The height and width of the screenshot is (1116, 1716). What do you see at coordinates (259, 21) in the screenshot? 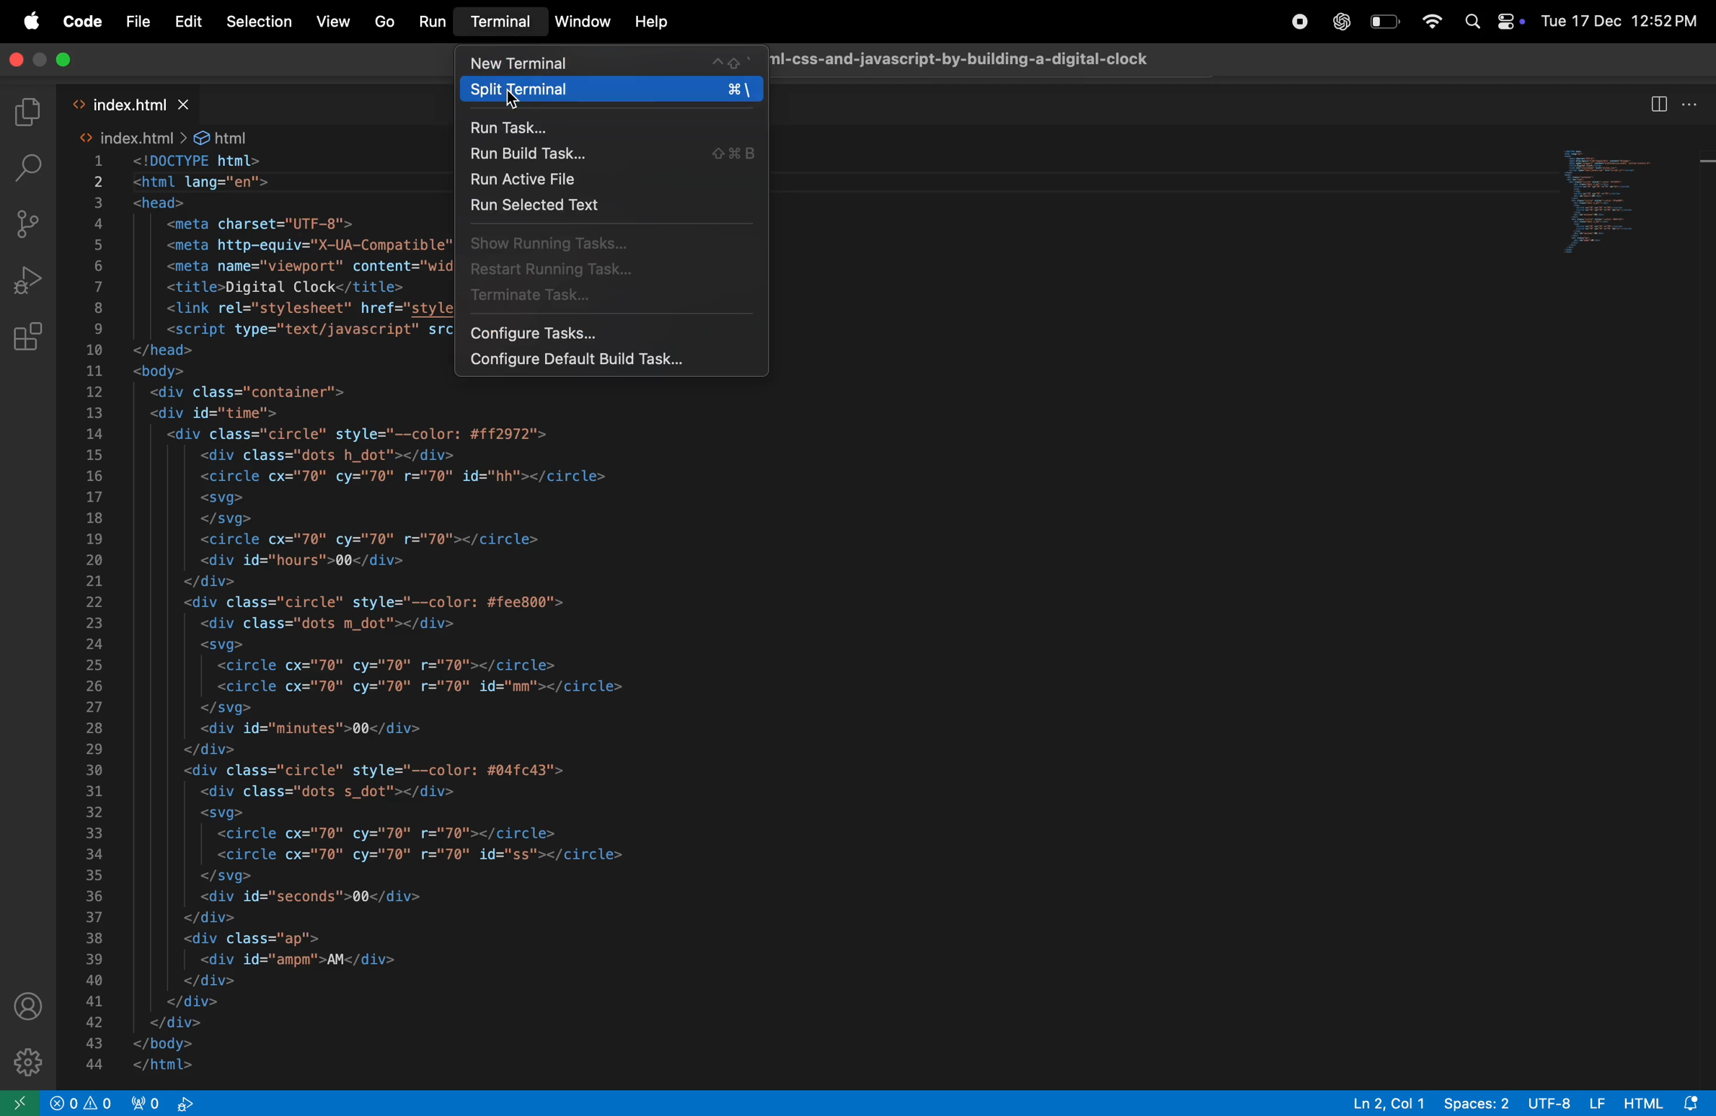
I see `selection` at bounding box center [259, 21].